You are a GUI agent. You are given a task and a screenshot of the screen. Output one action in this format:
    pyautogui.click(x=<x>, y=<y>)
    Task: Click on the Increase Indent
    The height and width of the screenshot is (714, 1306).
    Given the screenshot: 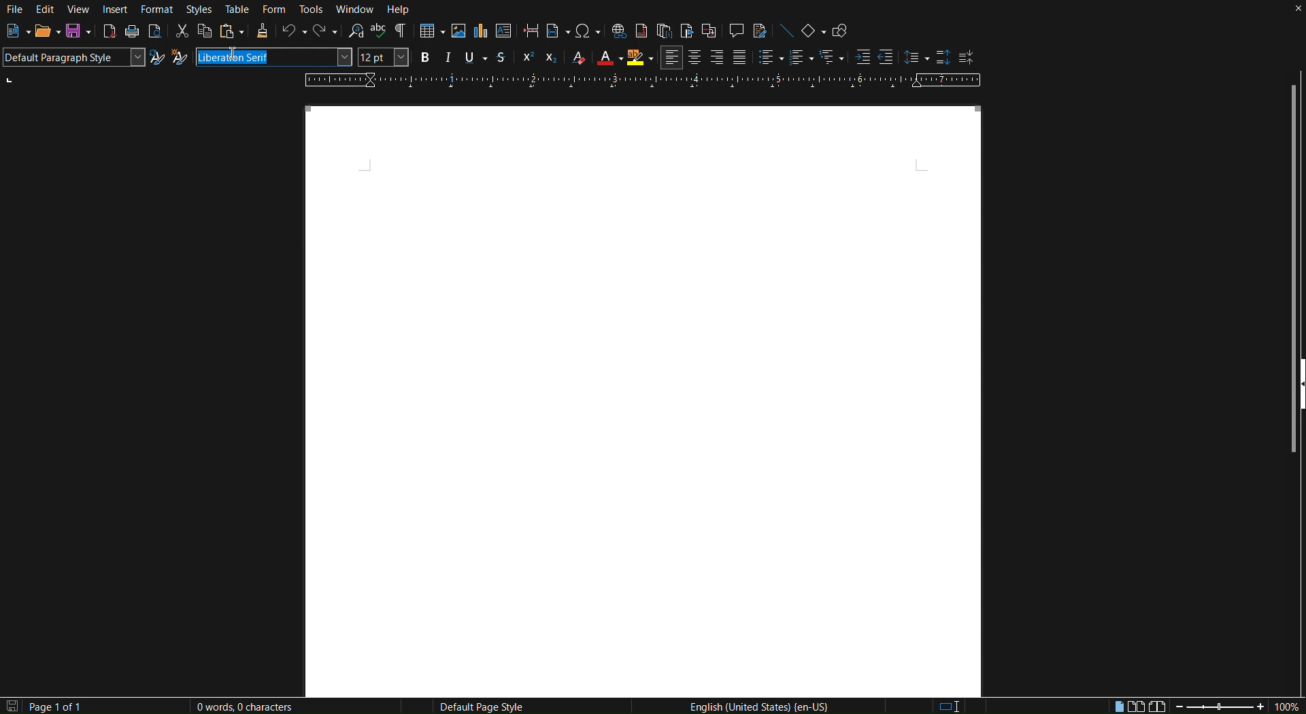 What is the action you would take?
    pyautogui.click(x=862, y=58)
    